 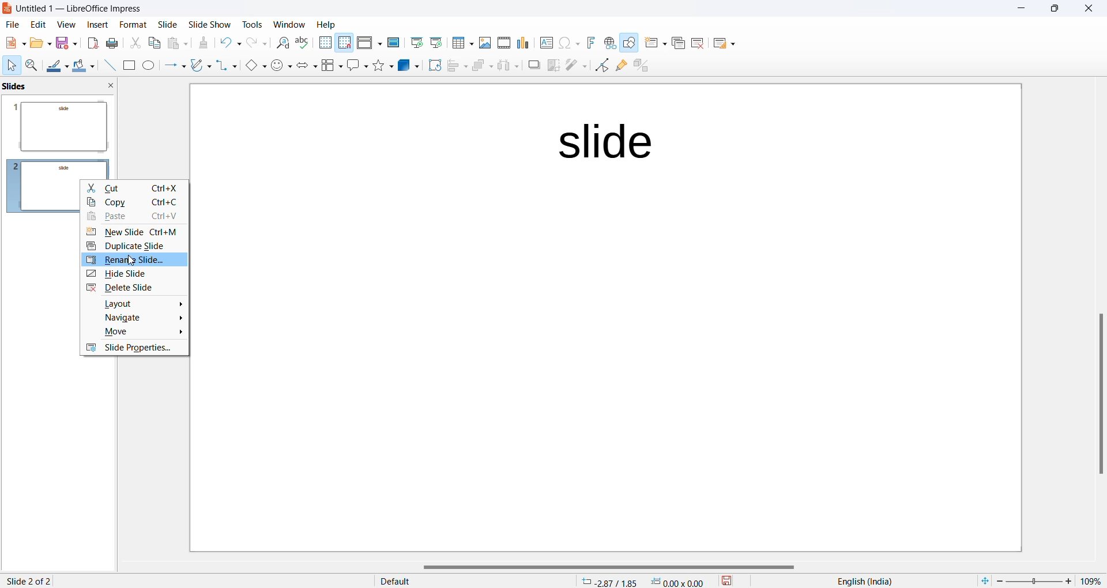 What do you see at coordinates (530, 66) in the screenshot?
I see `Shadow` at bounding box center [530, 66].